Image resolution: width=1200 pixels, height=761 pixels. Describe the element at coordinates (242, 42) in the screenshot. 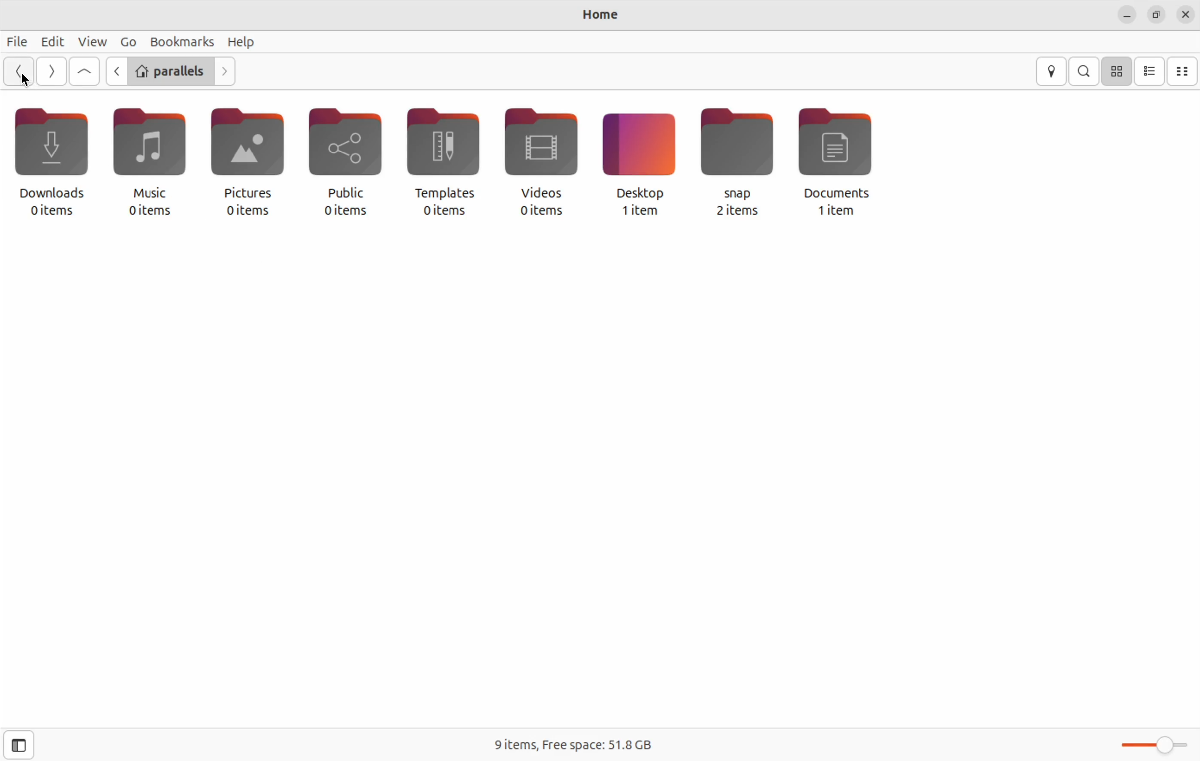

I see `help` at that location.